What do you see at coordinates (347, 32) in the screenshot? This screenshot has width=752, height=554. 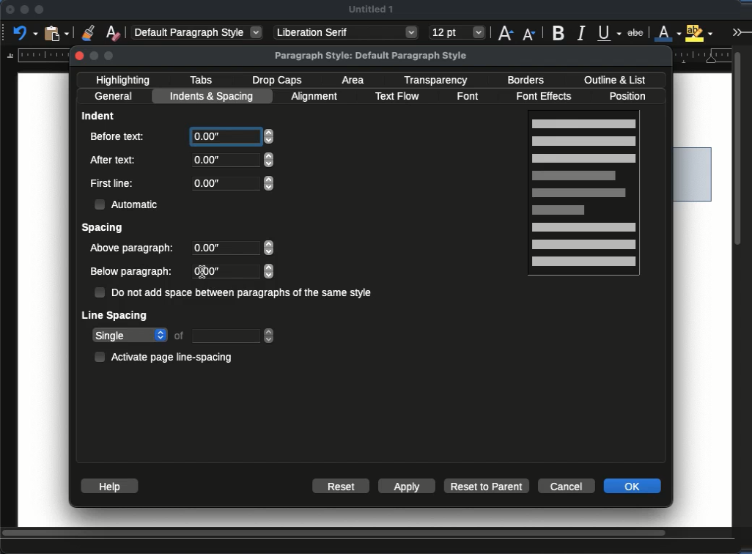 I see `Liberation serif - font` at bounding box center [347, 32].